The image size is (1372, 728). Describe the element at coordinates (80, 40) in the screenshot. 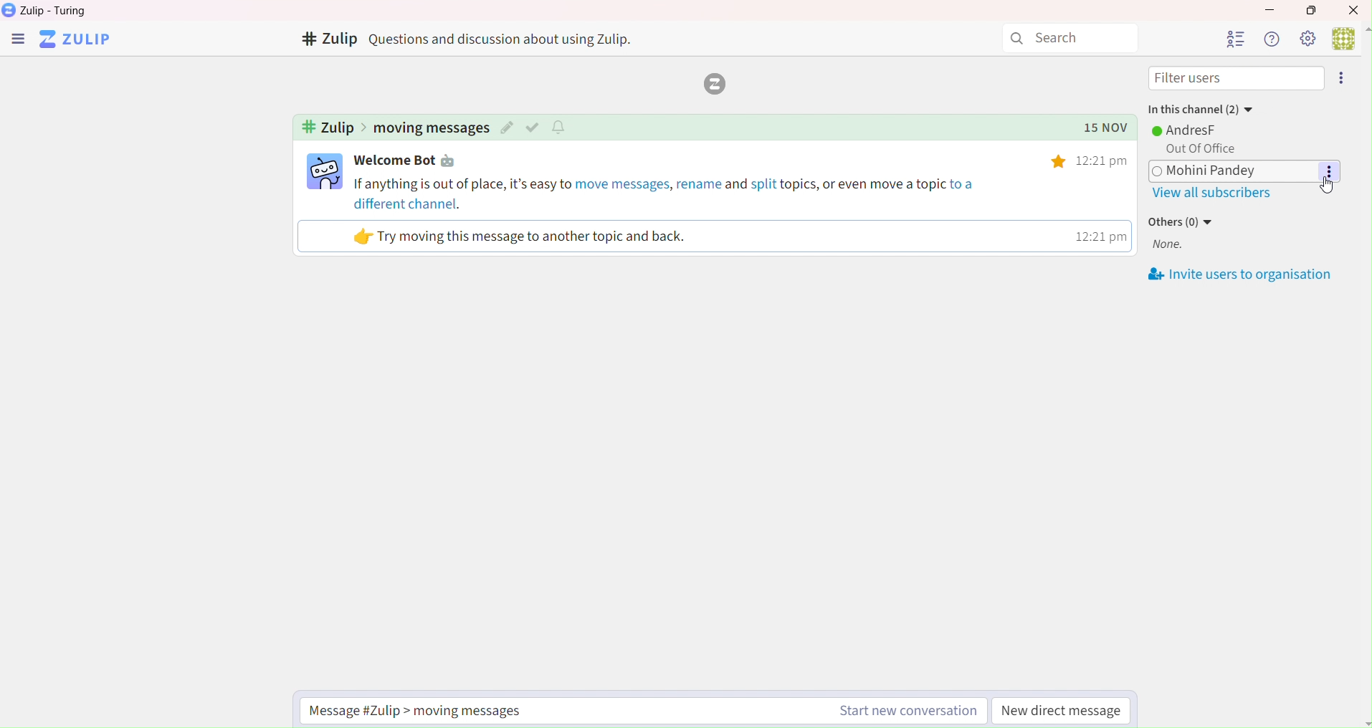

I see `ZuLip` at that location.